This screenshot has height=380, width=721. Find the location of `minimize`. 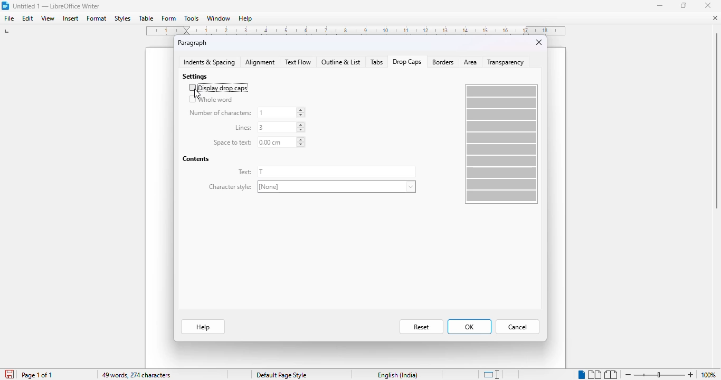

minimize is located at coordinates (660, 6).